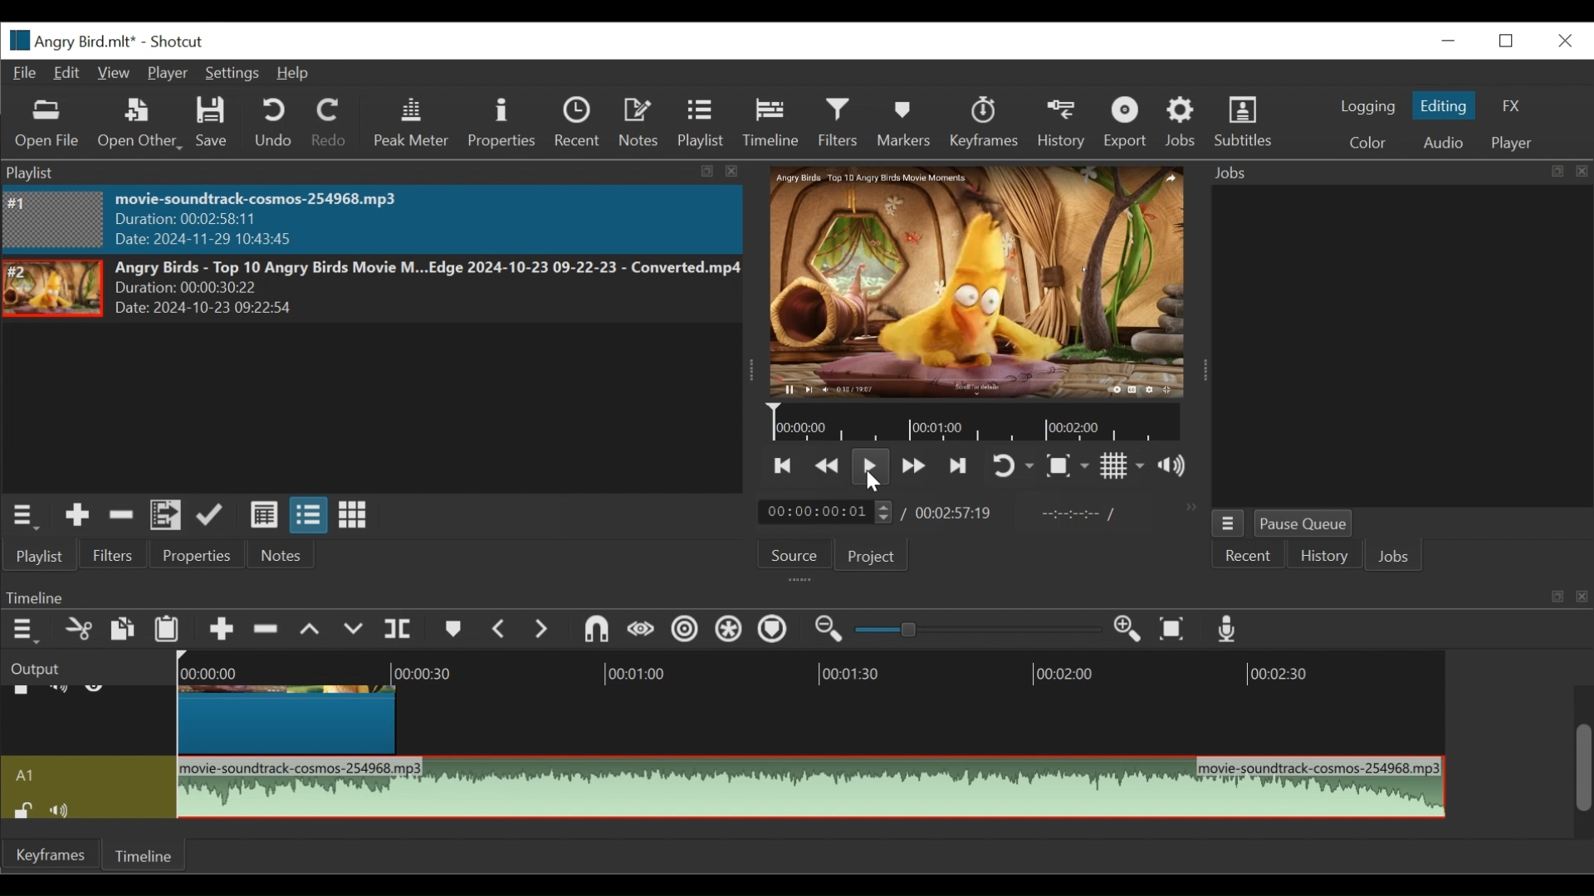  I want to click on Markers, so click(904, 123).